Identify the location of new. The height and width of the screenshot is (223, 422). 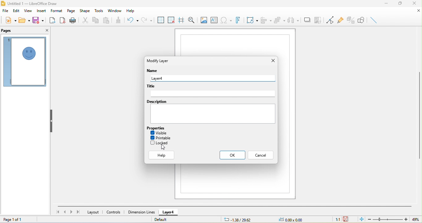
(11, 21).